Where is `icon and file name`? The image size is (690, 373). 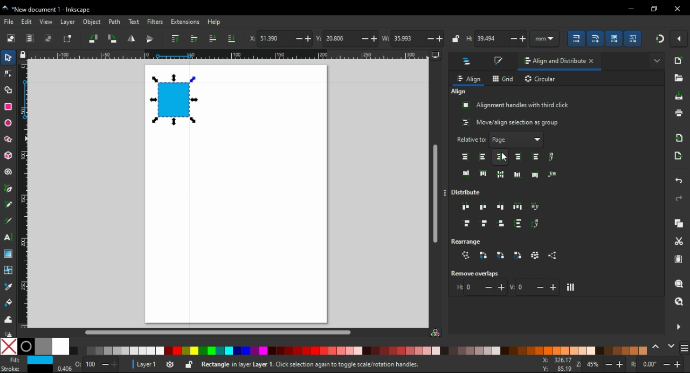 icon and file name is located at coordinates (50, 10).